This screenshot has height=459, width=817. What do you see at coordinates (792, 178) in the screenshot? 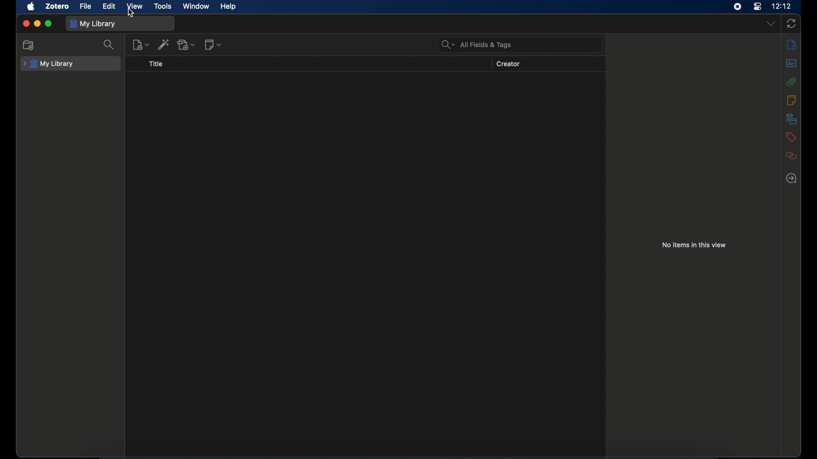
I see `locate` at bounding box center [792, 178].